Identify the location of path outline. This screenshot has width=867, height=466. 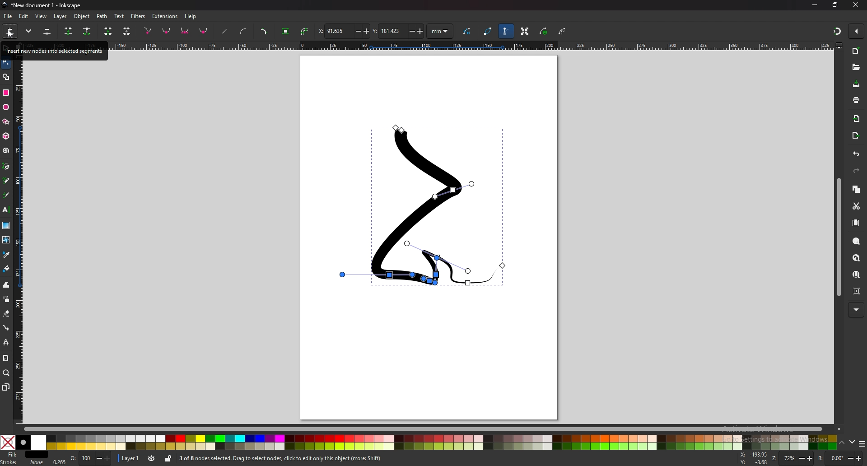
(489, 31).